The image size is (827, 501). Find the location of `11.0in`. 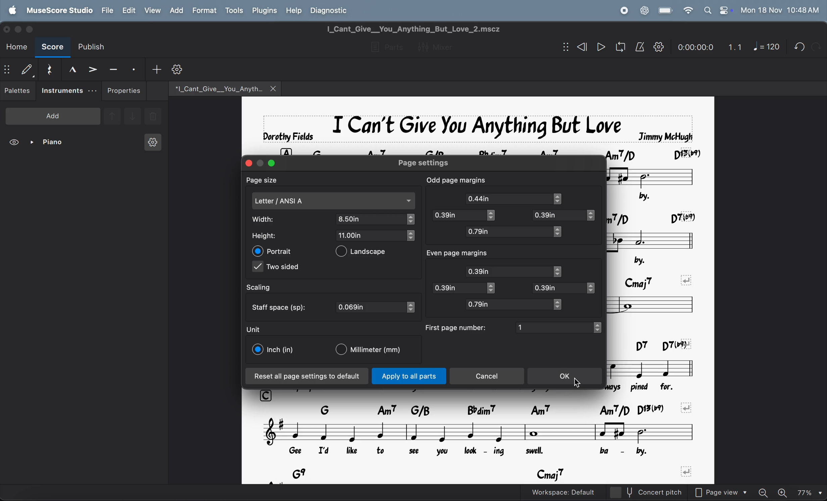

11.0in is located at coordinates (371, 235).